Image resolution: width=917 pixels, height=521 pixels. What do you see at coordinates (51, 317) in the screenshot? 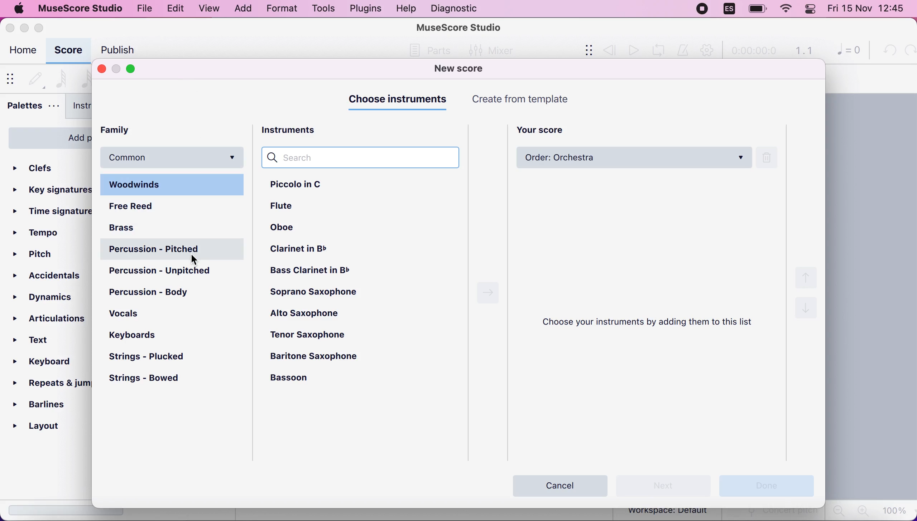
I see `articulations` at bounding box center [51, 317].